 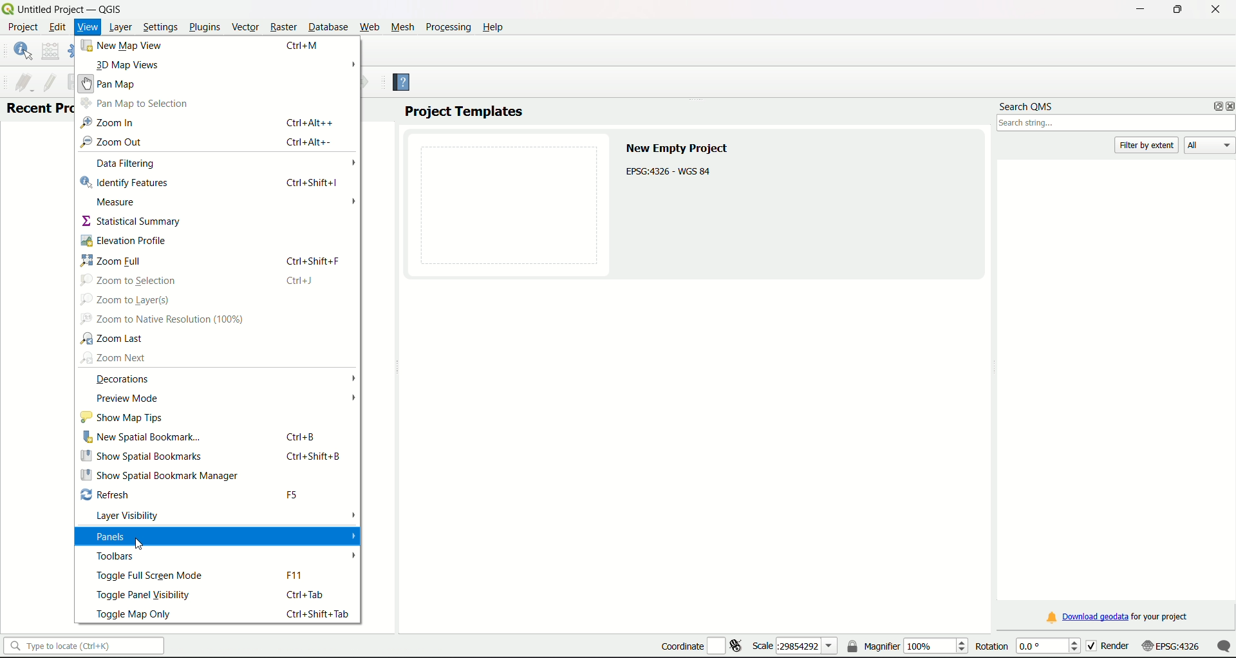 What do you see at coordinates (315, 457) in the screenshot?
I see `Ctrl+Shift+B` at bounding box center [315, 457].